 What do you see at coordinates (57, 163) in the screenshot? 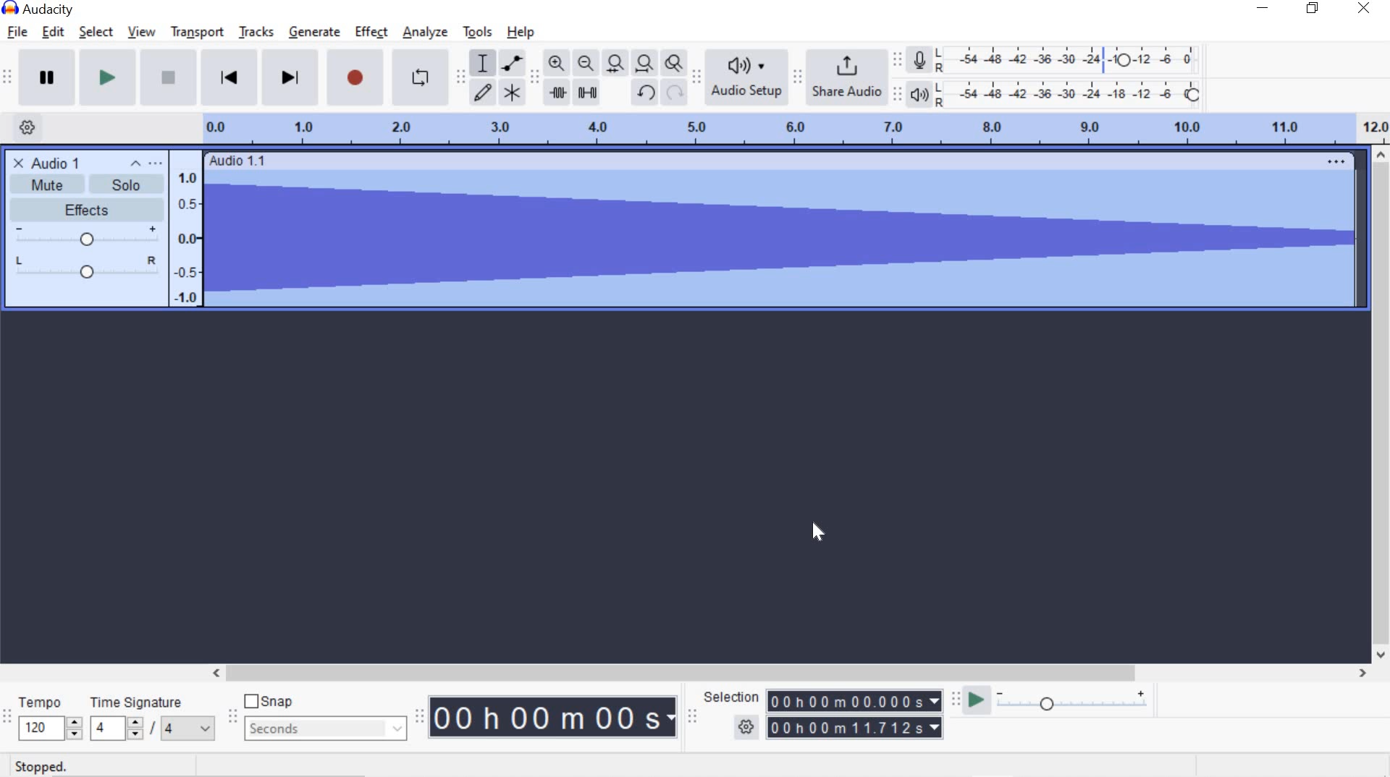
I see `audio 1` at bounding box center [57, 163].